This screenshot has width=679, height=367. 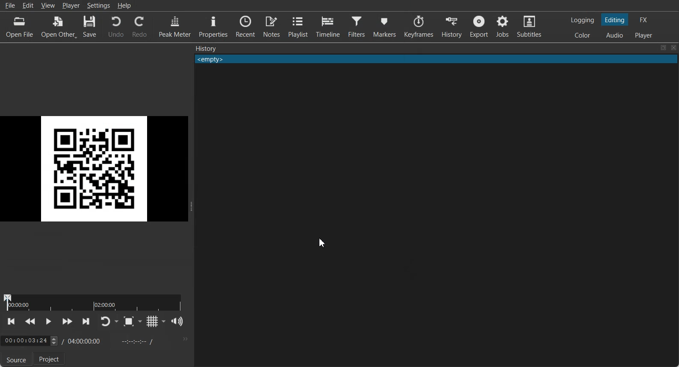 What do you see at coordinates (50, 359) in the screenshot?
I see `Project` at bounding box center [50, 359].